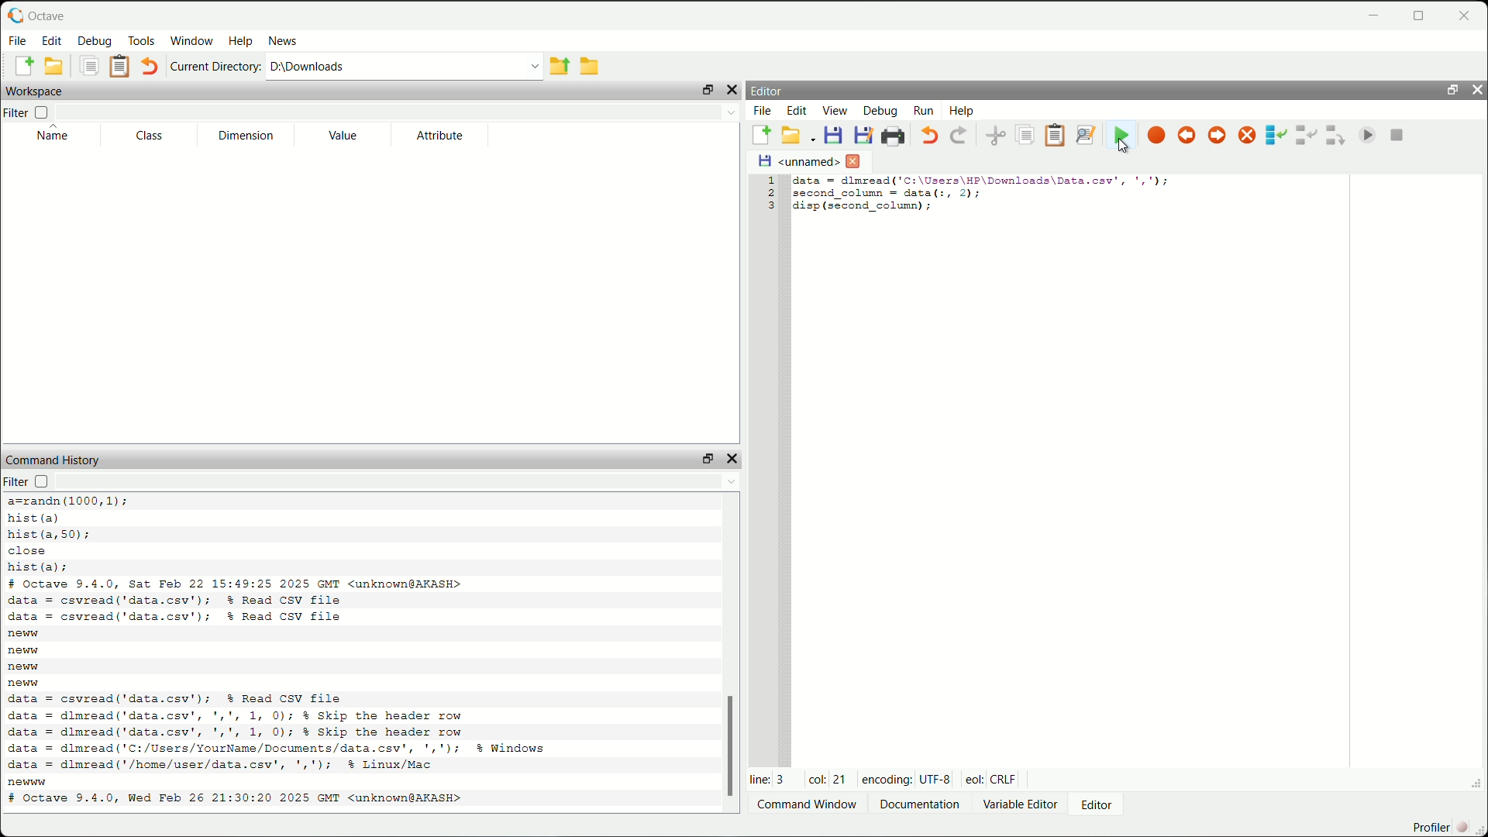 This screenshot has height=837, width=1488. I want to click on workspace, so click(34, 93).